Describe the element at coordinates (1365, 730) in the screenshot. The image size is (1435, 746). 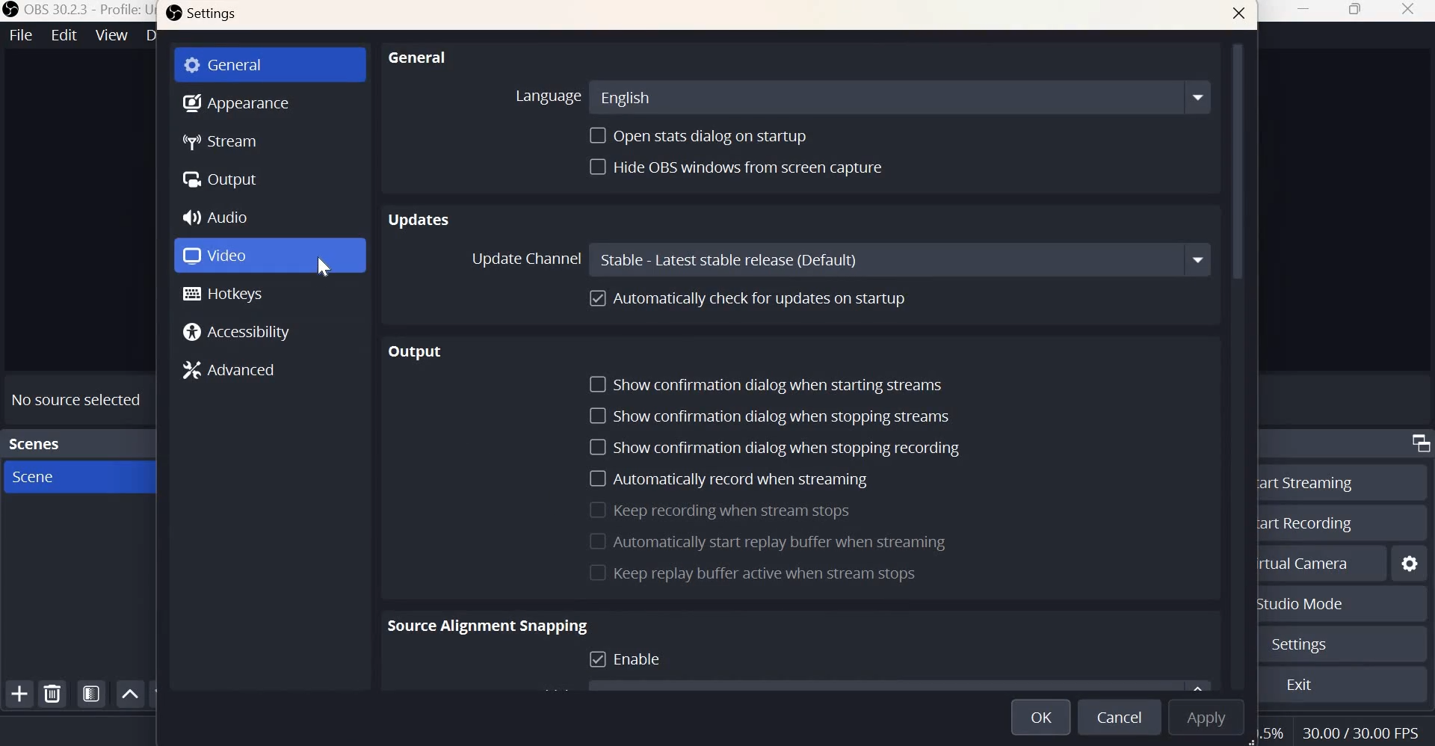
I see `Frame Rate (FPS)` at that location.